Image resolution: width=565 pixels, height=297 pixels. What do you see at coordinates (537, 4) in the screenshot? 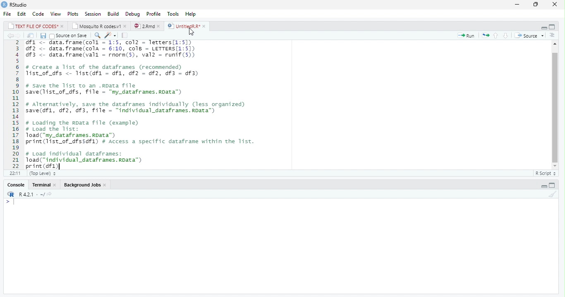
I see `Maximize` at bounding box center [537, 4].